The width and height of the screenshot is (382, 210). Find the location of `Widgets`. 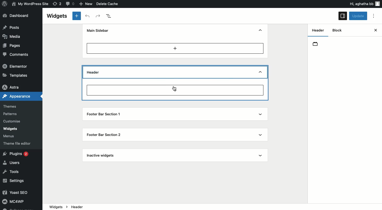

Widgets is located at coordinates (56, 206).